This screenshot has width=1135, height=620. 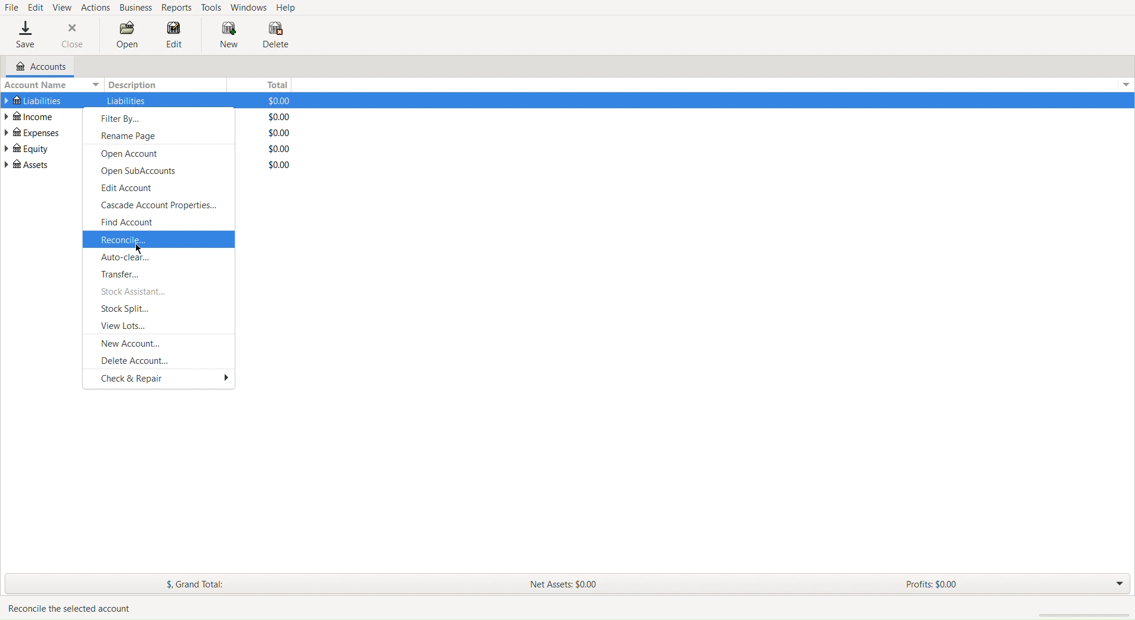 I want to click on Filter By, so click(x=159, y=118).